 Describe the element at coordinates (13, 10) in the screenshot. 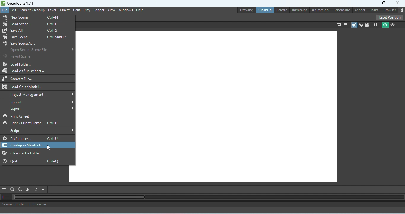

I see `Edit` at that location.